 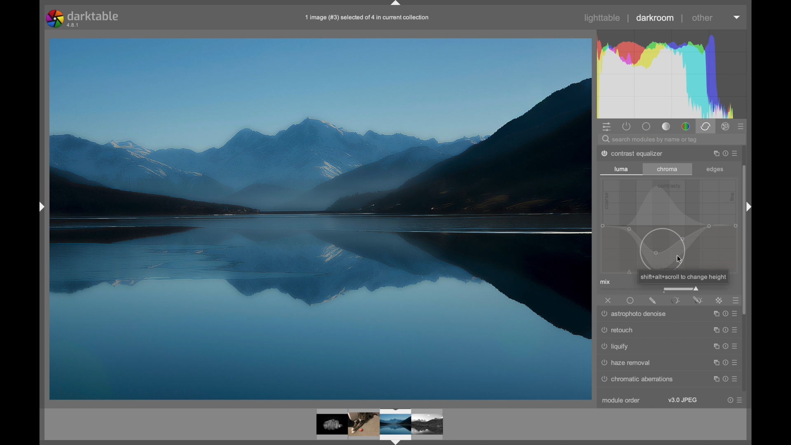 What do you see at coordinates (719, 301) in the screenshot?
I see `raster mask` at bounding box center [719, 301].